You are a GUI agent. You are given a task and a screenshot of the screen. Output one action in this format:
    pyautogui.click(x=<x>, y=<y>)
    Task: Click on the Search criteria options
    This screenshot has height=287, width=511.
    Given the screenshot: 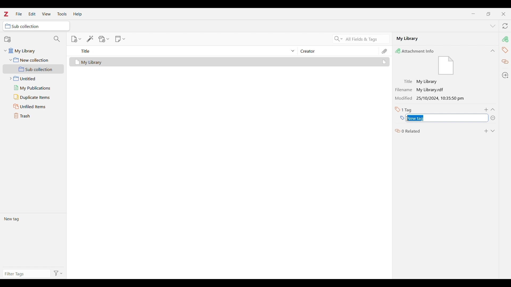 What is the action you would take?
    pyautogui.click(x=339, y=39)
    